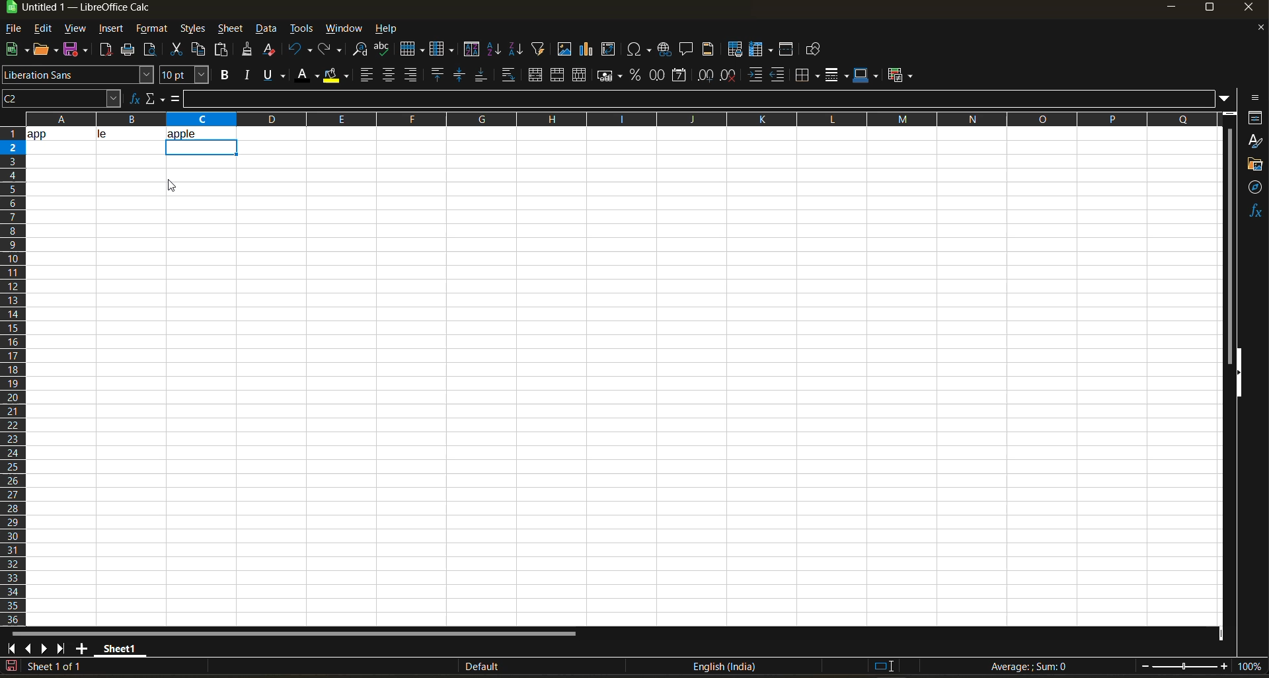  Describe the element at coordinates (151, 51) in the screenshot. I see `toggle print preview` at that location.